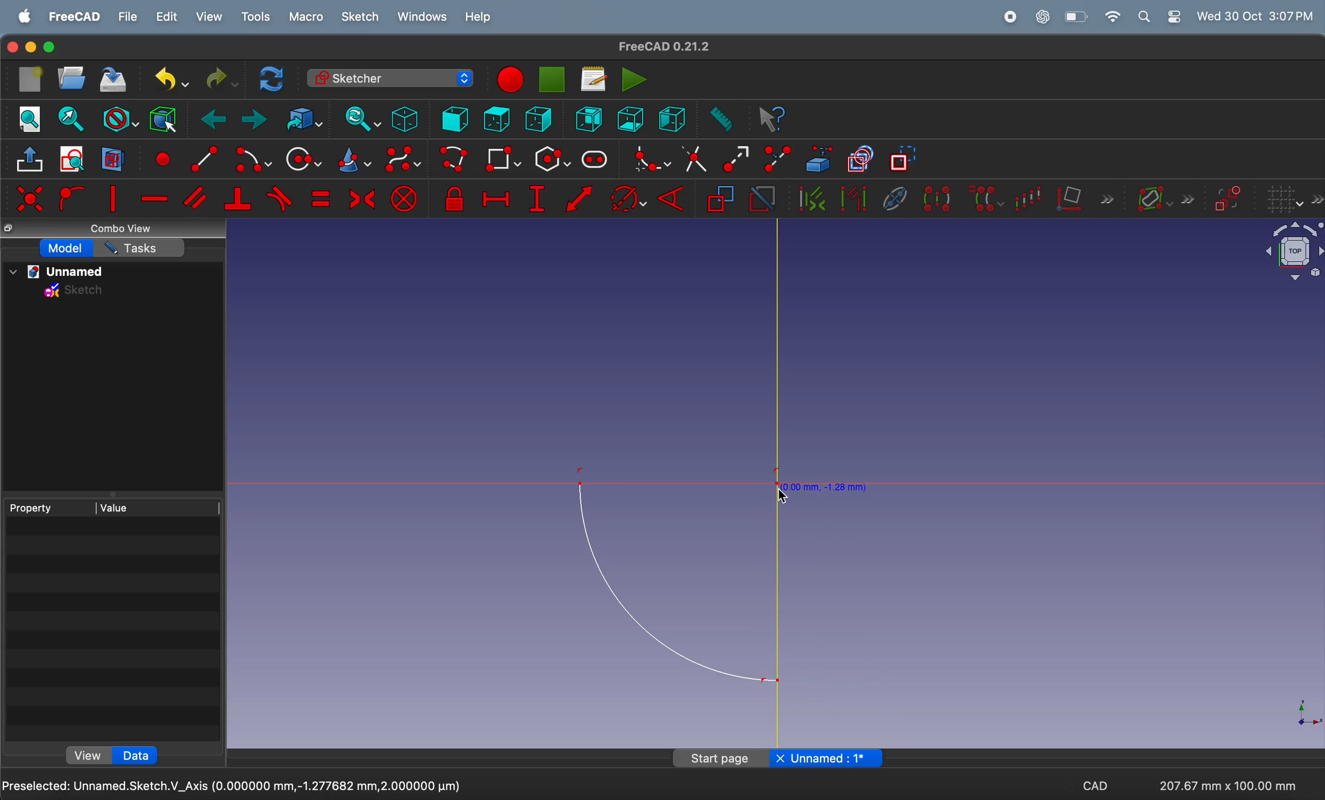 This screenshot has height=800, width=1325. Describe the element at coordinates (541, 120) in the screenshot. I see `left view` at that location.